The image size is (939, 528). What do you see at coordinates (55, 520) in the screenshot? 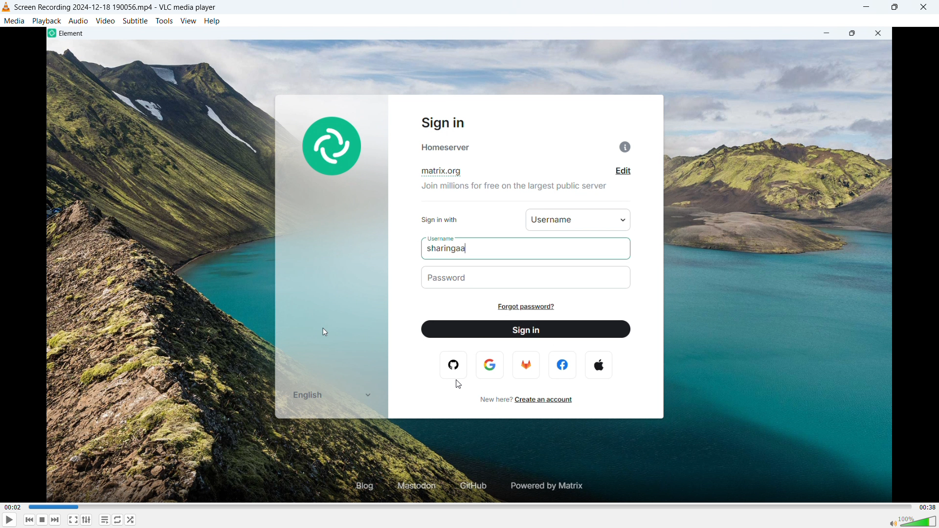
I see `forward or next media` at bounding box center [55, 520].